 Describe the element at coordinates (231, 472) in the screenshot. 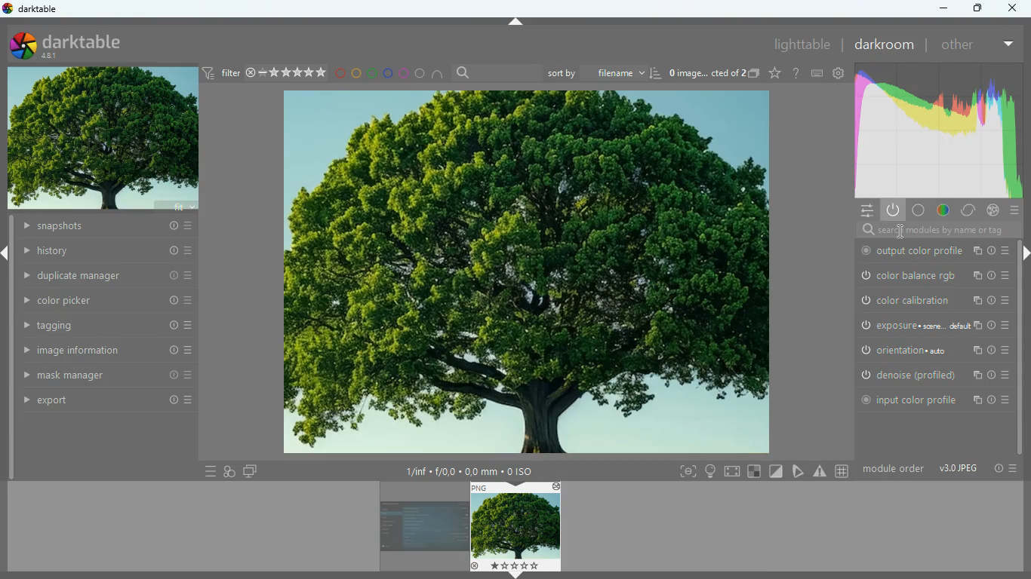

I see `overlap` at that location.